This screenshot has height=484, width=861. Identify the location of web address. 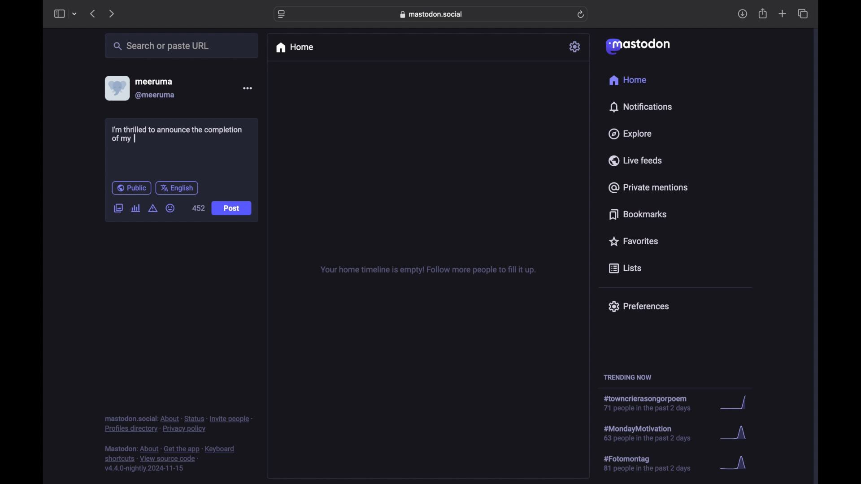
(431, 14).